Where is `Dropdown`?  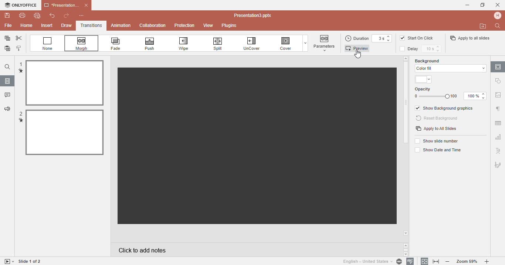 Dropdown is located at coordinates (304, 43).